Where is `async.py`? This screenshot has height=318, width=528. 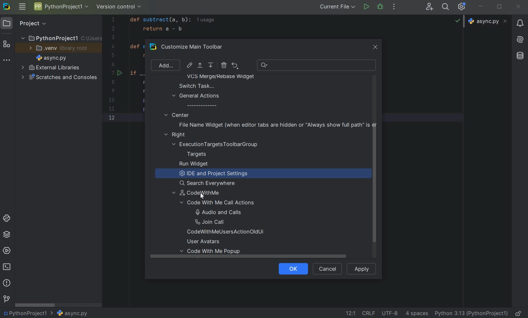 async.py is located at coordinates (489, 21).